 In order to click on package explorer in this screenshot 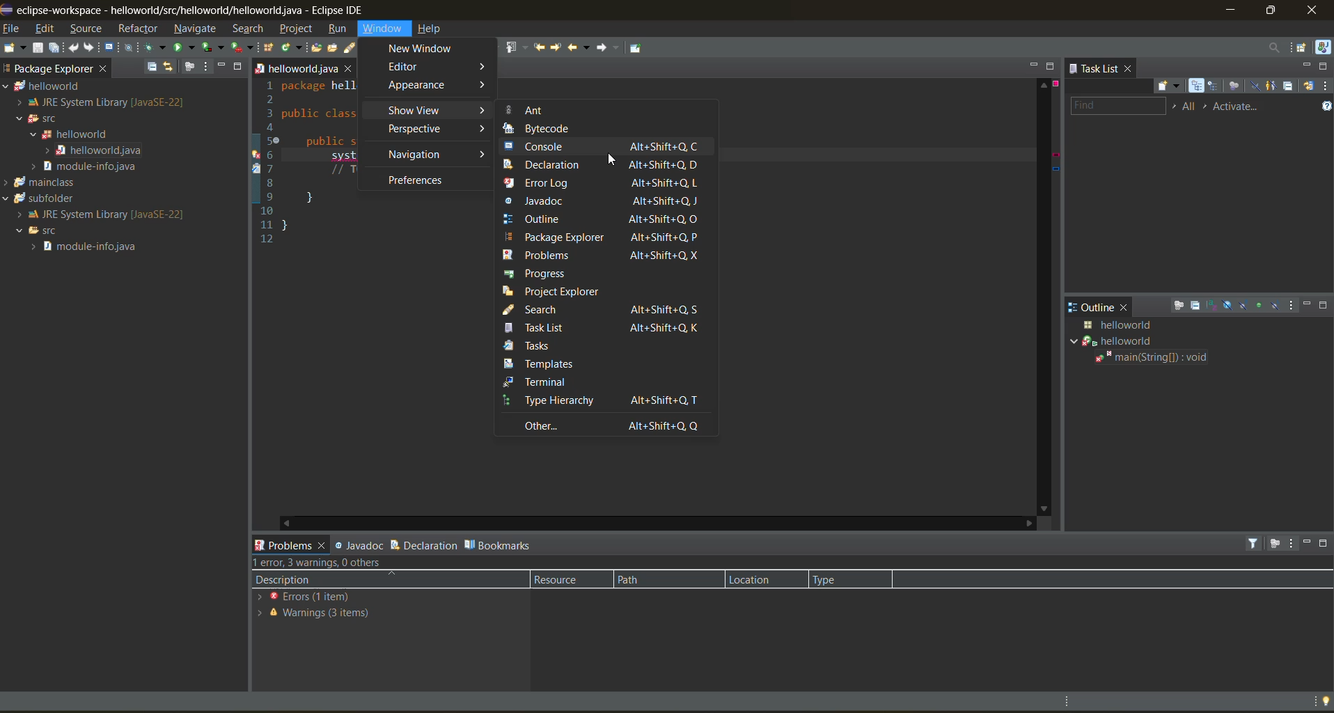, I will do `click(604, 235)`.